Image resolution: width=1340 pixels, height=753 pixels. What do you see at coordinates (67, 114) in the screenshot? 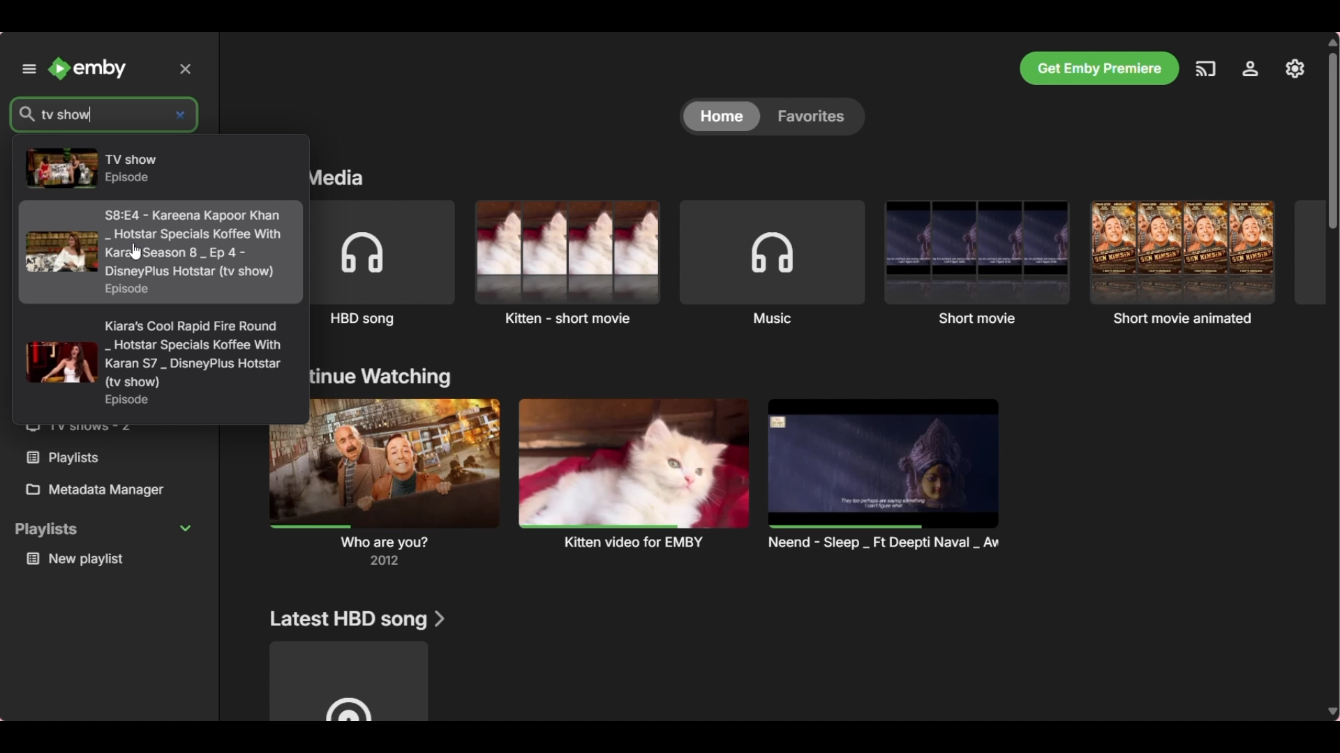
I see `Search query types in` at bounding box center [67, 114].